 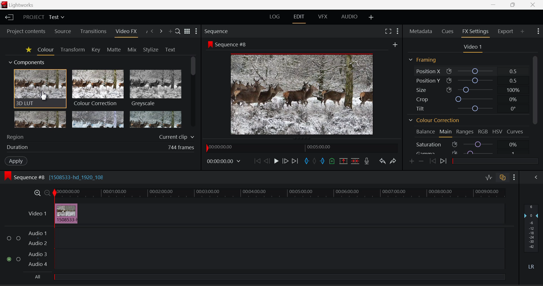 What do you see at coordinates (367, 161) in the screenshot?
I see `Record Voiceover` at bounding box center [367, 161].